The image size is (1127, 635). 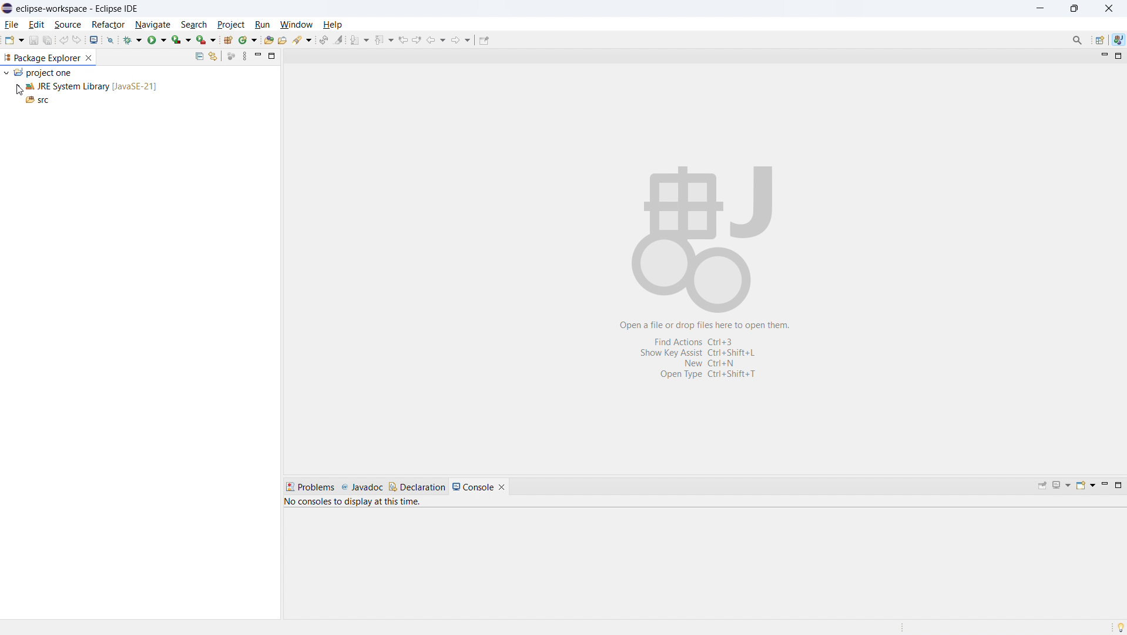 I want to click on view menu, so click(x=245, y=56).